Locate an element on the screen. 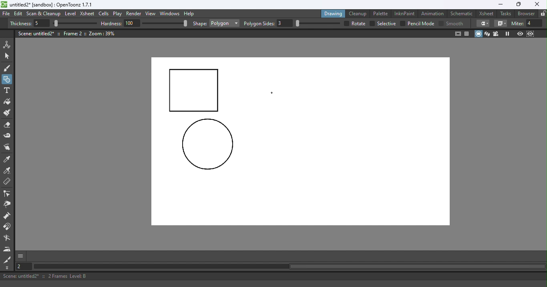  Animation is located at coordinates (434, 13).